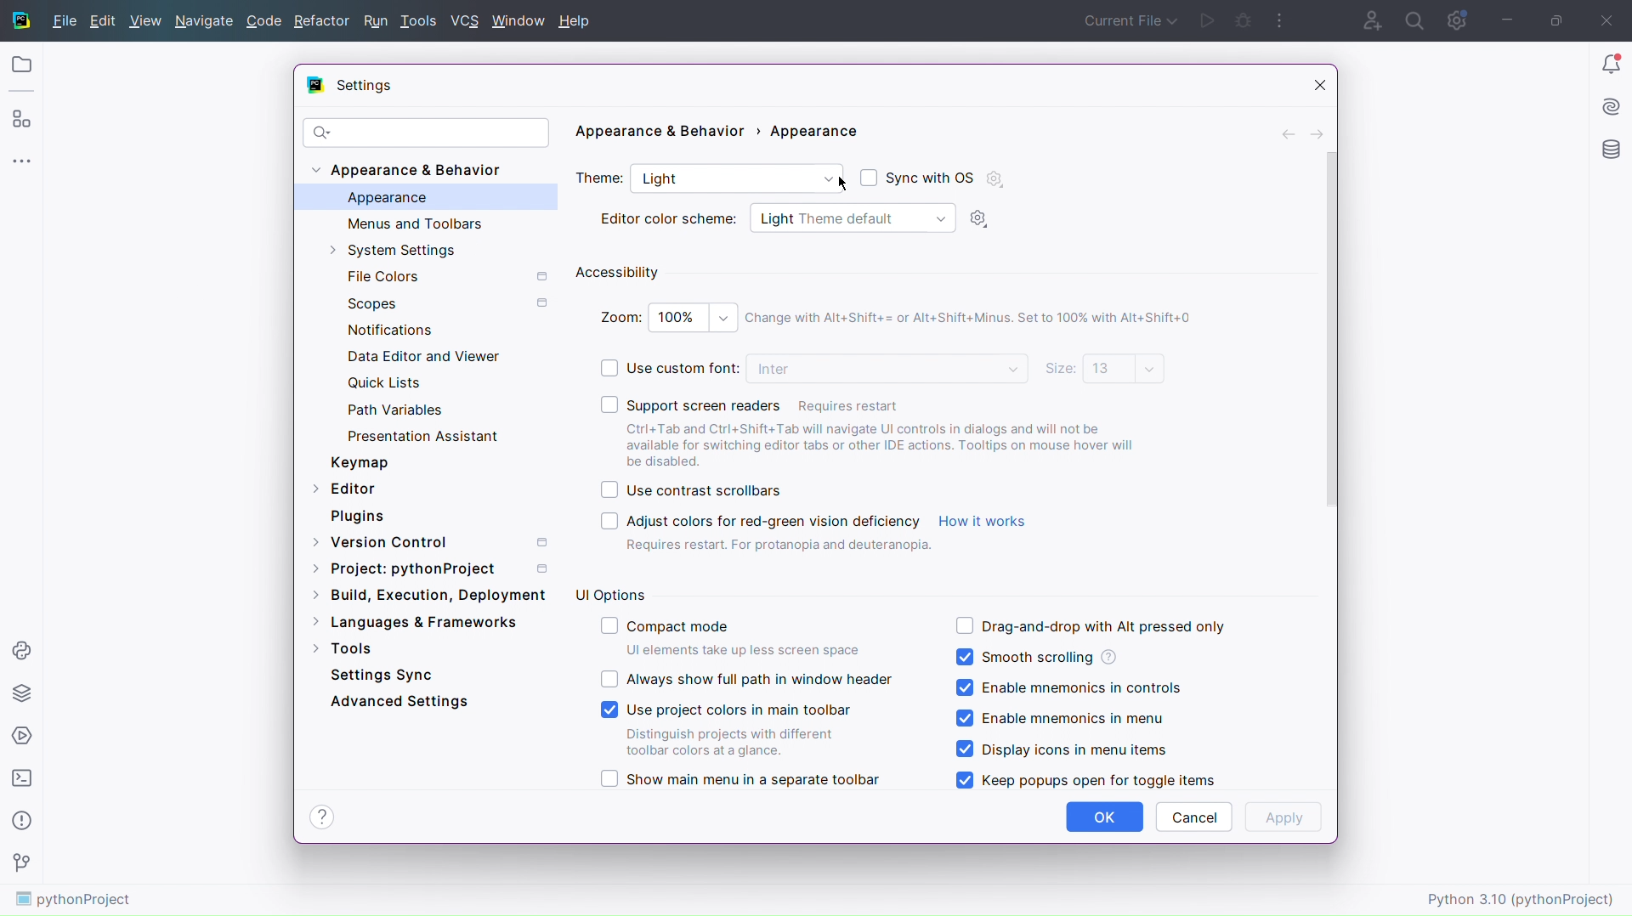  I want to click on File Colors, so click(445, 276).